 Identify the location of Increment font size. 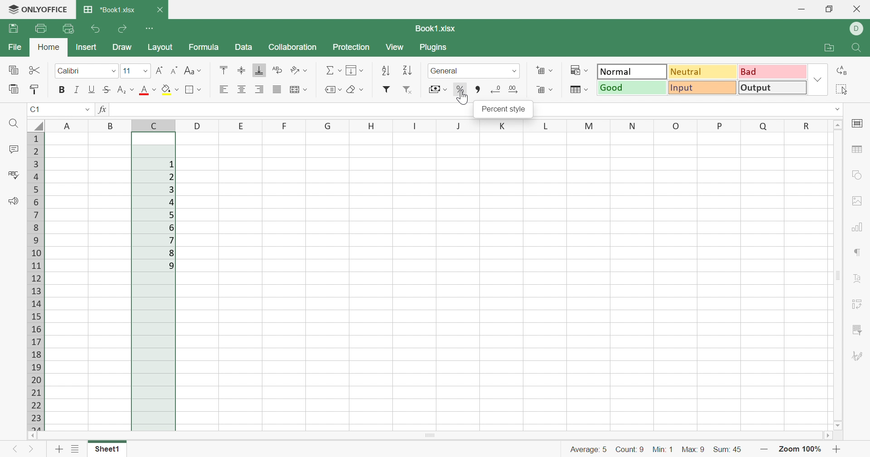
(174, 70).